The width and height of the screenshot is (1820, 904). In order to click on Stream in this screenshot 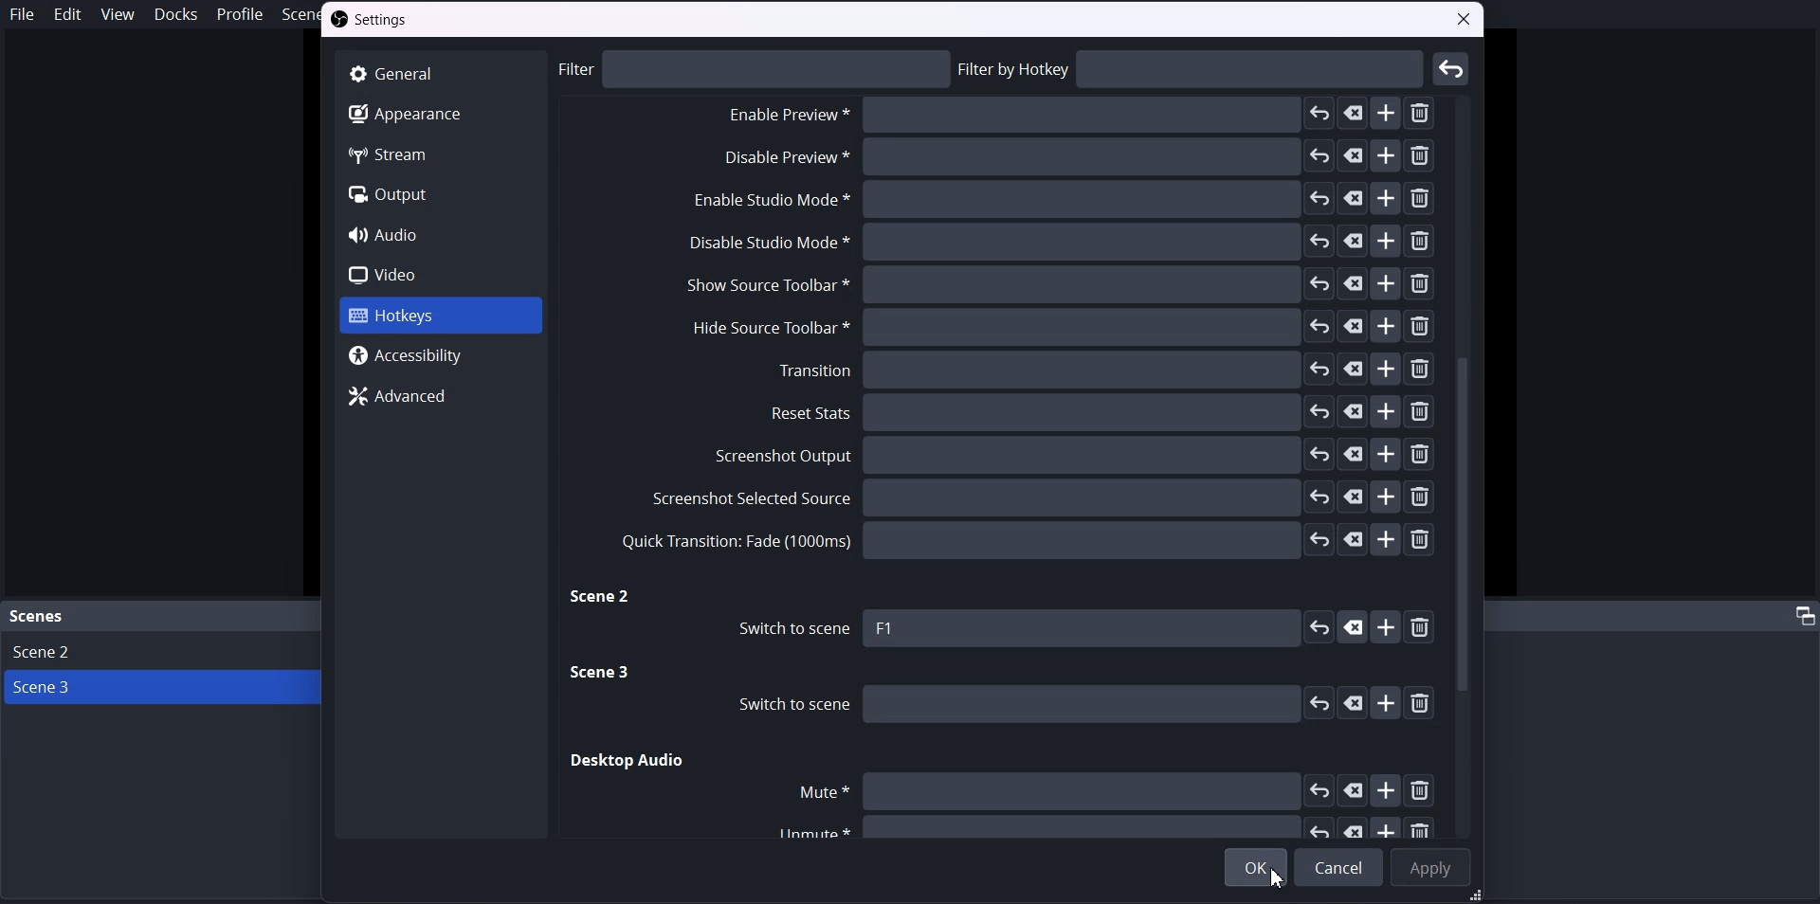, I will do `click(439, 154)`.